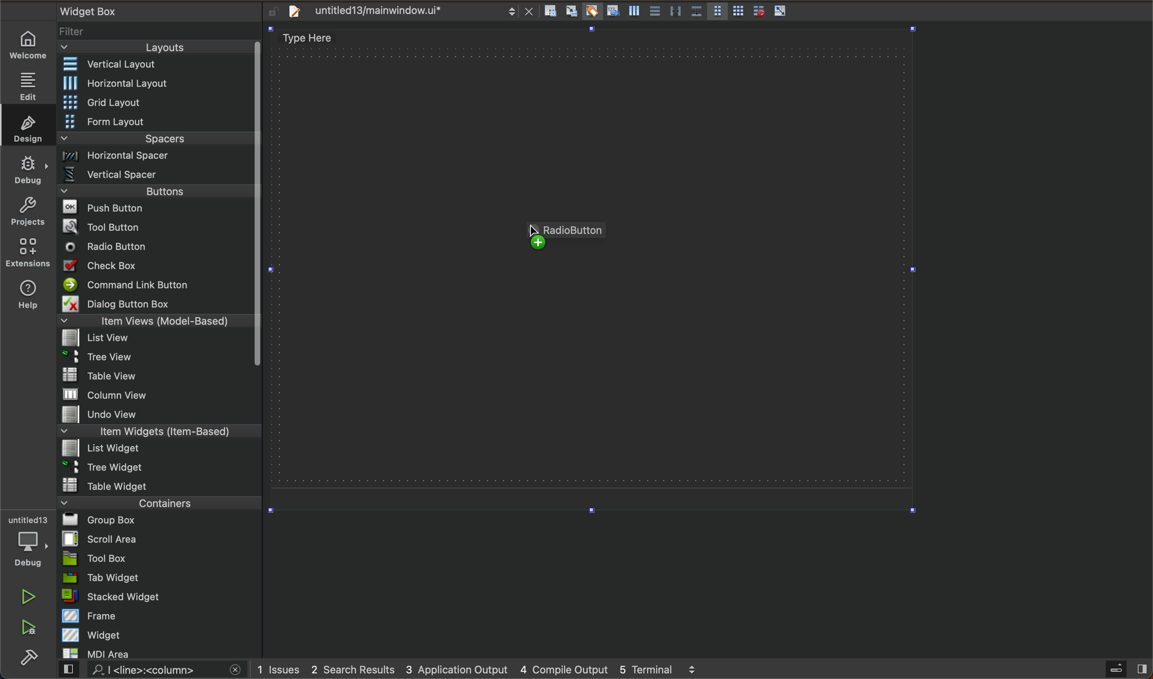 The width and height of the screenshot is (1153, 679). I want to click on push button, so click(156, 209).